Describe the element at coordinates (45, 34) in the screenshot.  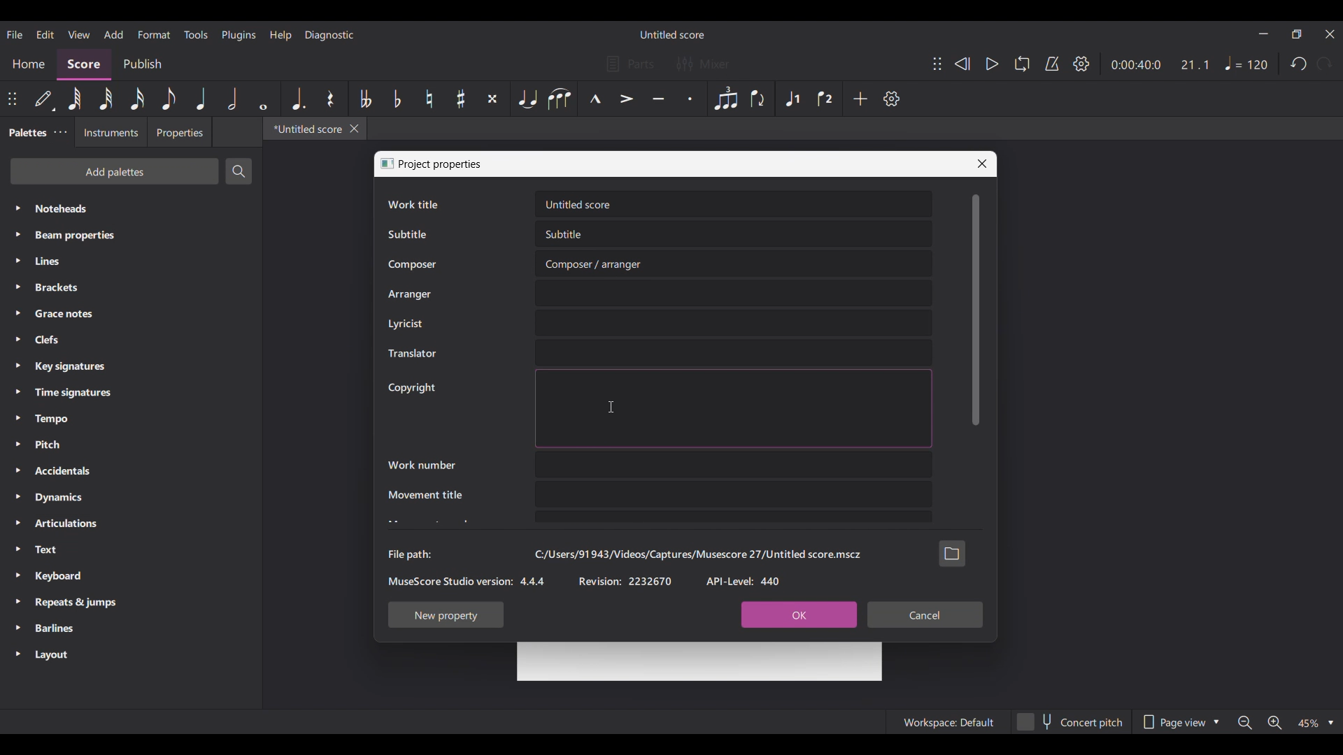
I see `Edit menu` at that location.